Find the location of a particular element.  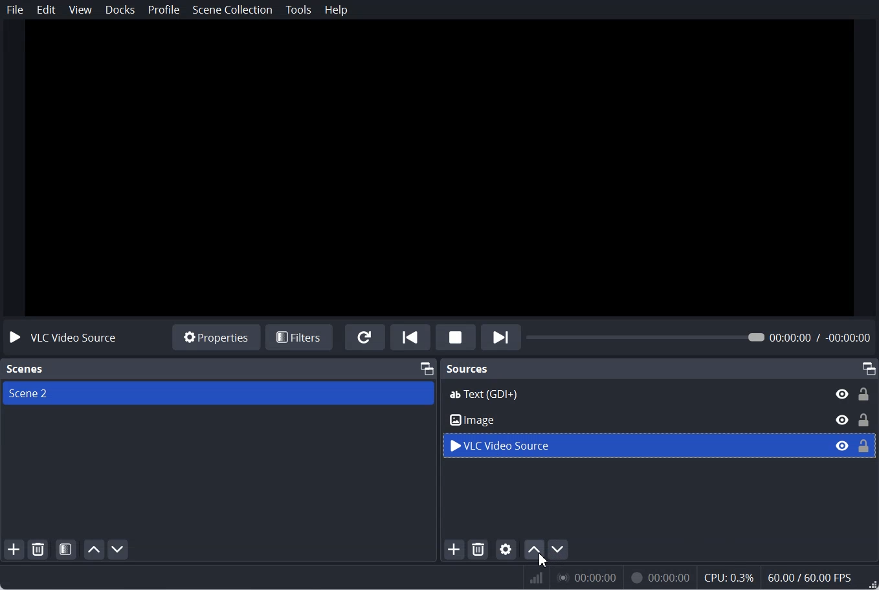

View is located at coordinates (80, 10).